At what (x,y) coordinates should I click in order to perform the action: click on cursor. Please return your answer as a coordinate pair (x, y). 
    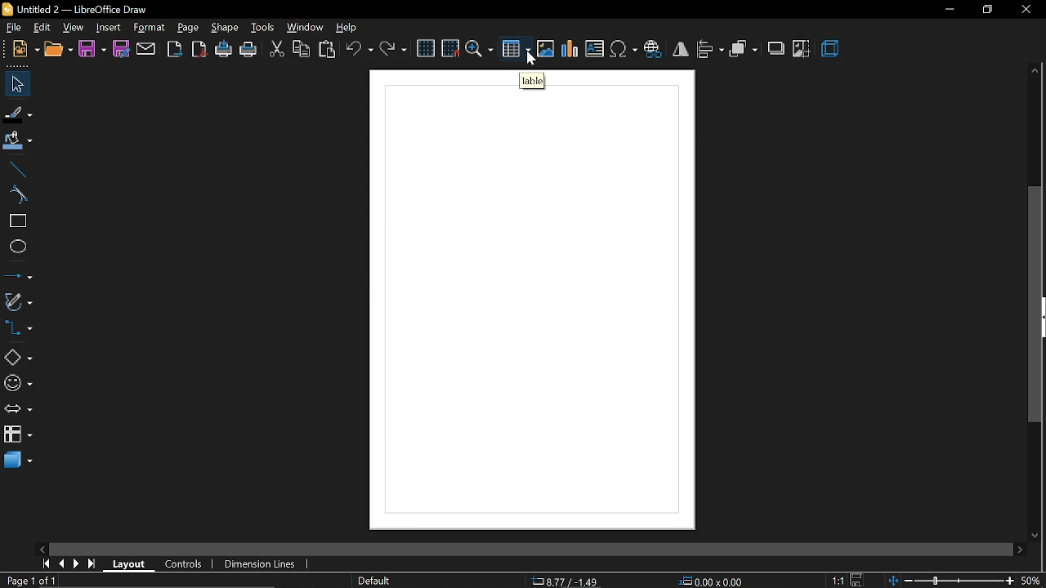
    Looking at the image, I should click on (534, 60).